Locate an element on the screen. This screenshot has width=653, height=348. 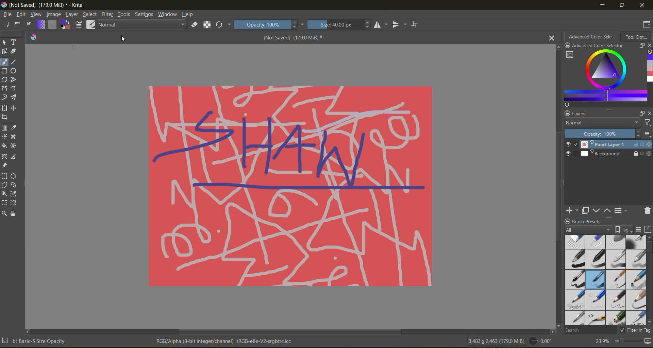
open is located at coordinates (18, 25).